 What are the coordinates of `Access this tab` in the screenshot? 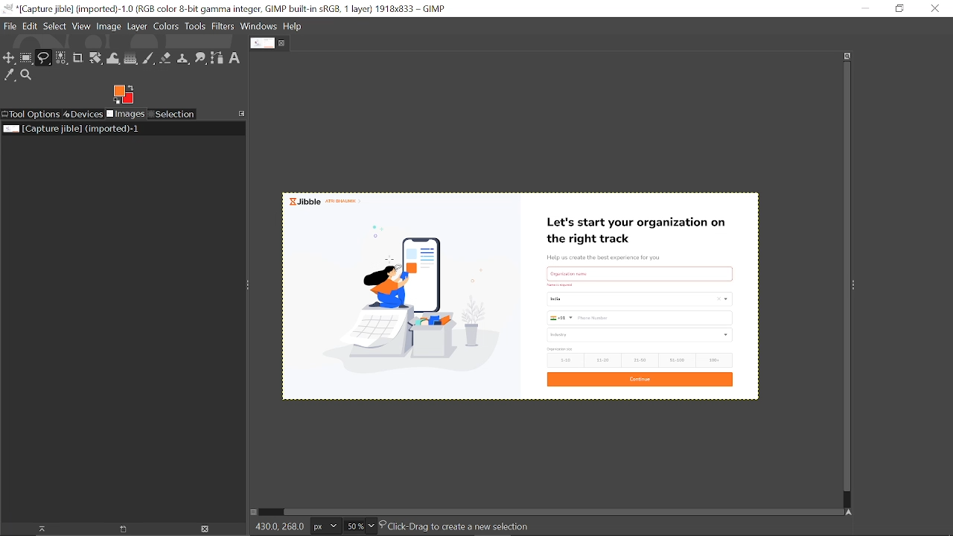 It's located at (243, 113).